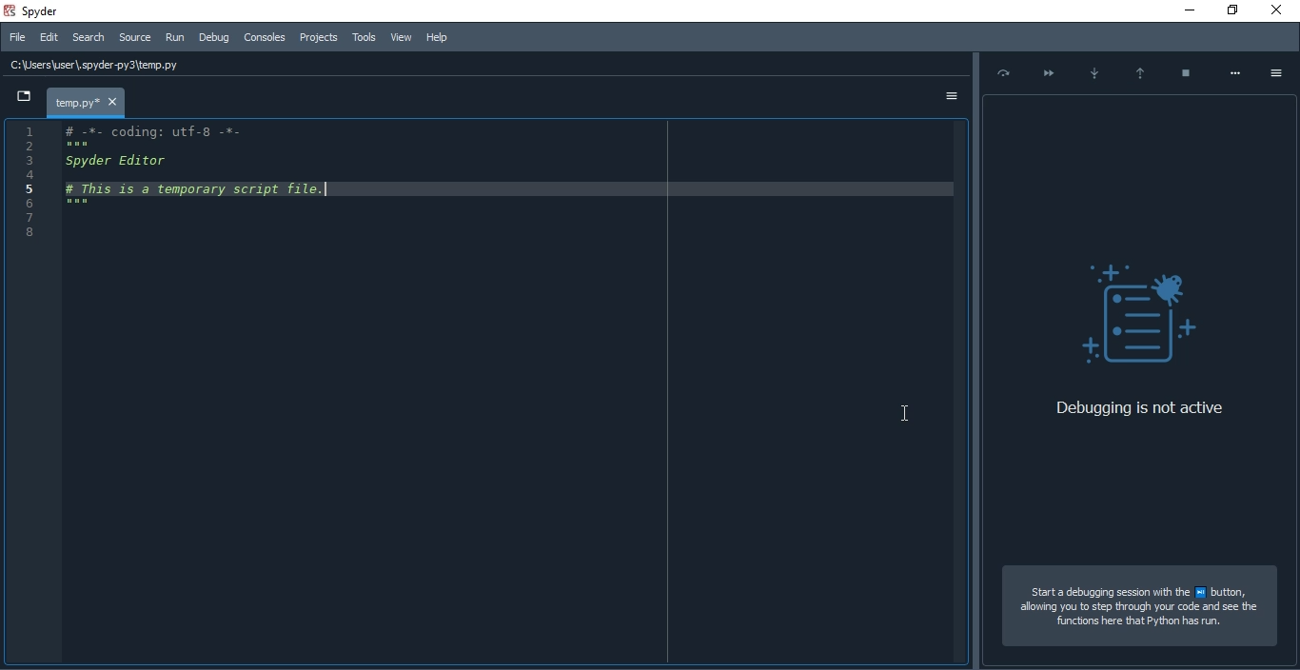 The width and height of the screenshot is (1300, 670). Describe the element at coordinates (226, 171) in the screenshot. I see `# -%- coding: utT-8@ -%-
Spyder Editor
# This is a temporary script file.|` at that location.